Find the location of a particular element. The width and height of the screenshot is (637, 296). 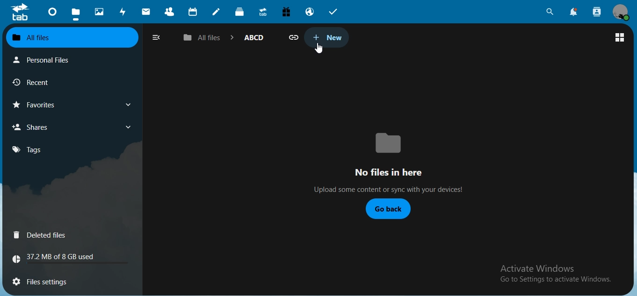

personal files is located at coordinates (46, 60).